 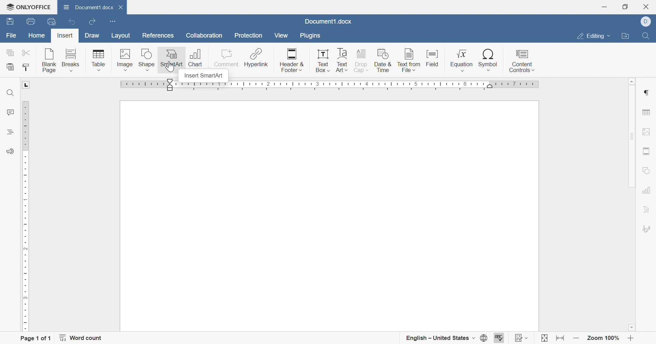 I want to click on Image settings, so click(x=647, y=131).